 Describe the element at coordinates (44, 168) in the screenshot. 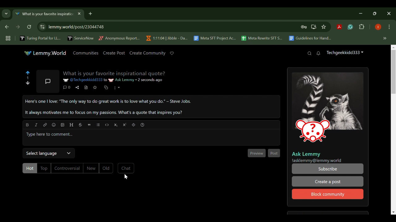

I see `Top` at that location.